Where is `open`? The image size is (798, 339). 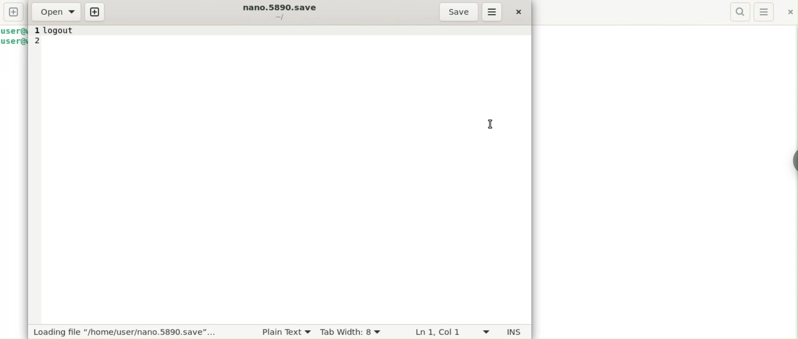
open is located at coordinates (56, 12).